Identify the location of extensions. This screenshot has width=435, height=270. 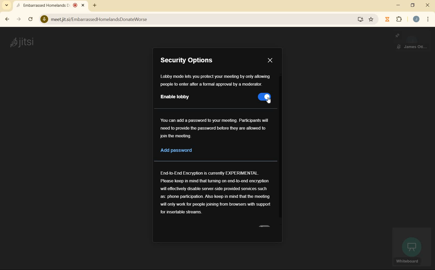
(399, 20).